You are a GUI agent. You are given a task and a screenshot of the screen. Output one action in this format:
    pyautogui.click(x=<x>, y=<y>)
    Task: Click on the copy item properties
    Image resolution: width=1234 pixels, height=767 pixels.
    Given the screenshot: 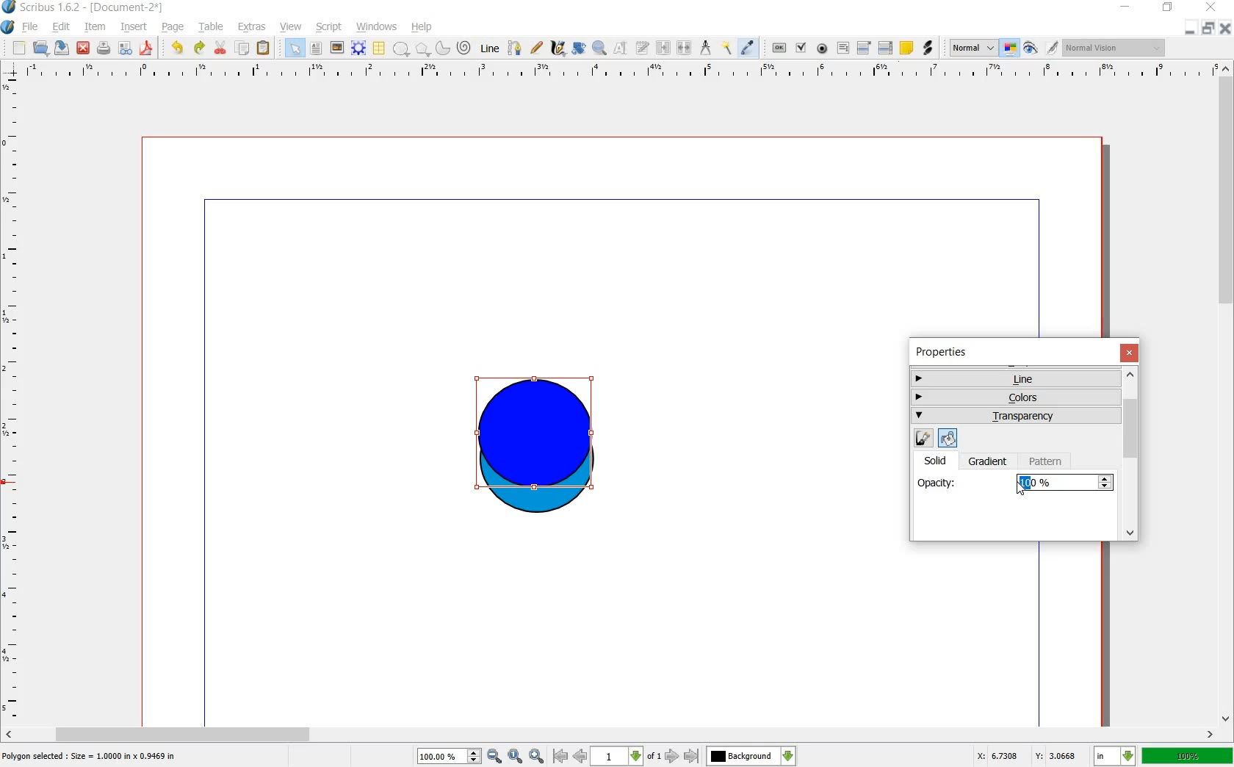 What is the action you would take?
    pyautogui.click(x=727, y=49)
    